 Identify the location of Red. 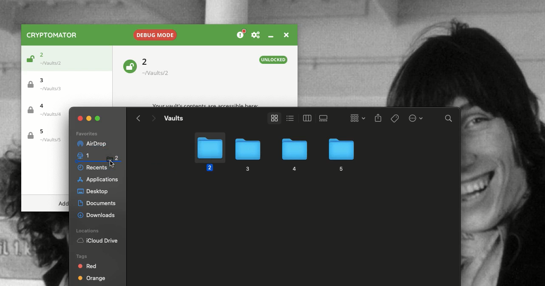
(88, 266).